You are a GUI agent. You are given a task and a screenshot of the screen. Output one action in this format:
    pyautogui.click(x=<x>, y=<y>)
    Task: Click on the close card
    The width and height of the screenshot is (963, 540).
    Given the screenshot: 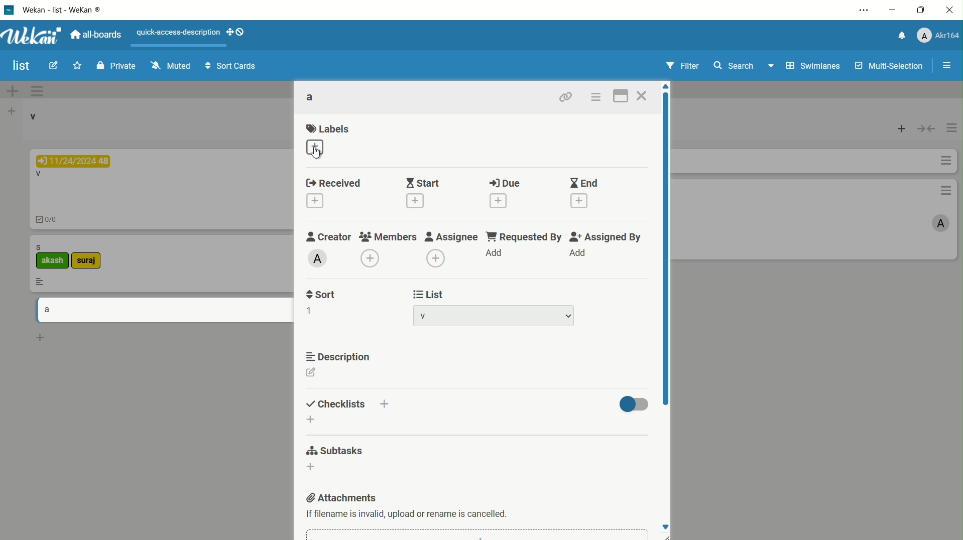 What is the action you would take?
    pyautogui.click(x=643, y=97)
    